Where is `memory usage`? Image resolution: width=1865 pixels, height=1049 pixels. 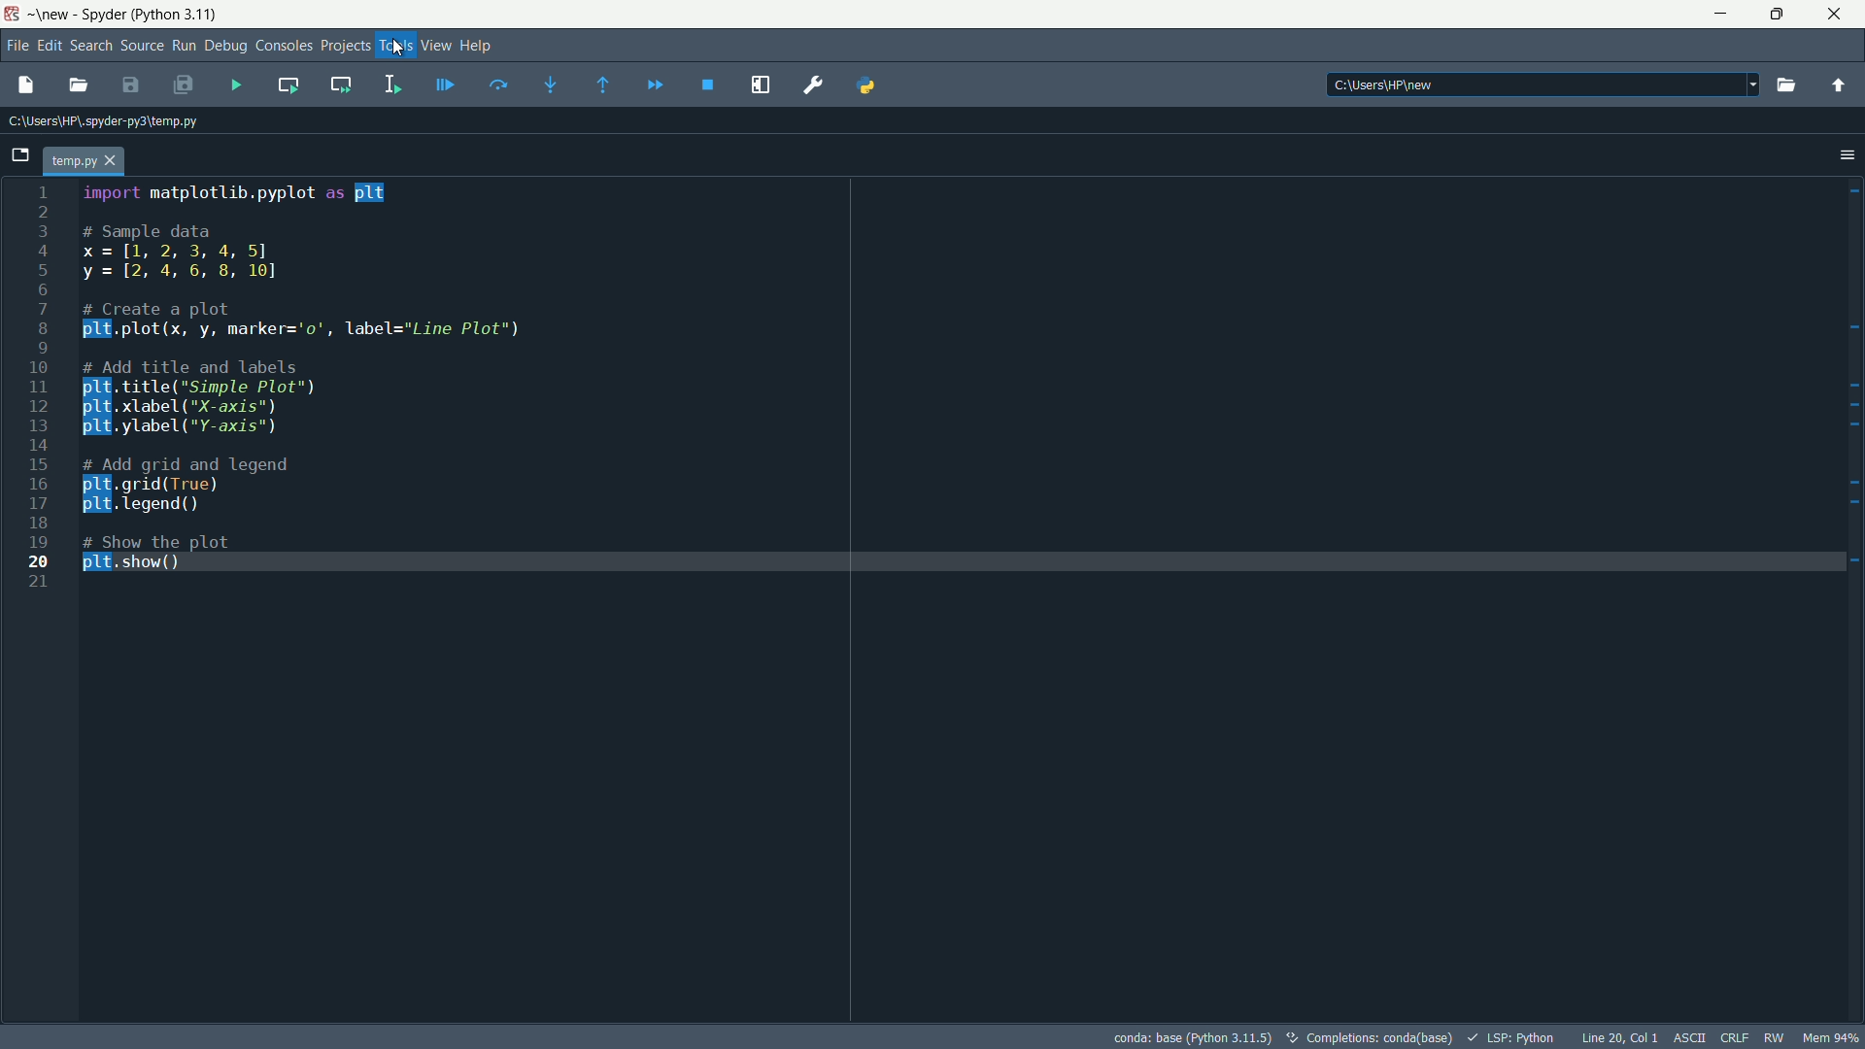 memory usage is located at coordinates (1834, 1037).